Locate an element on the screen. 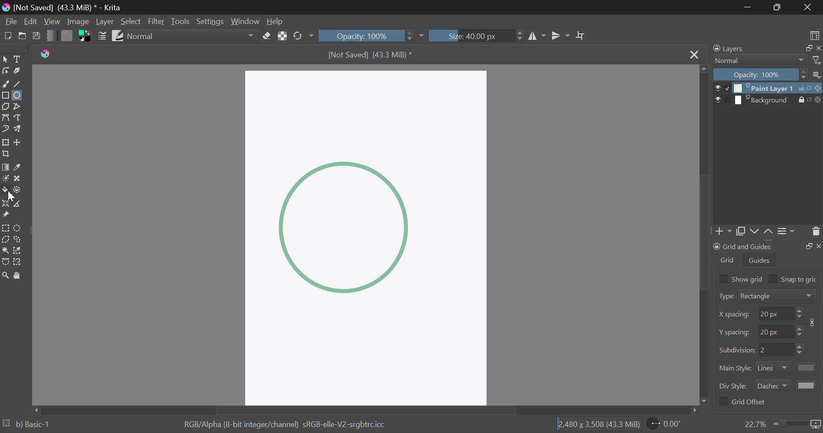 The image size is (823, 433). Freehand is located at coordinates (6, 84).